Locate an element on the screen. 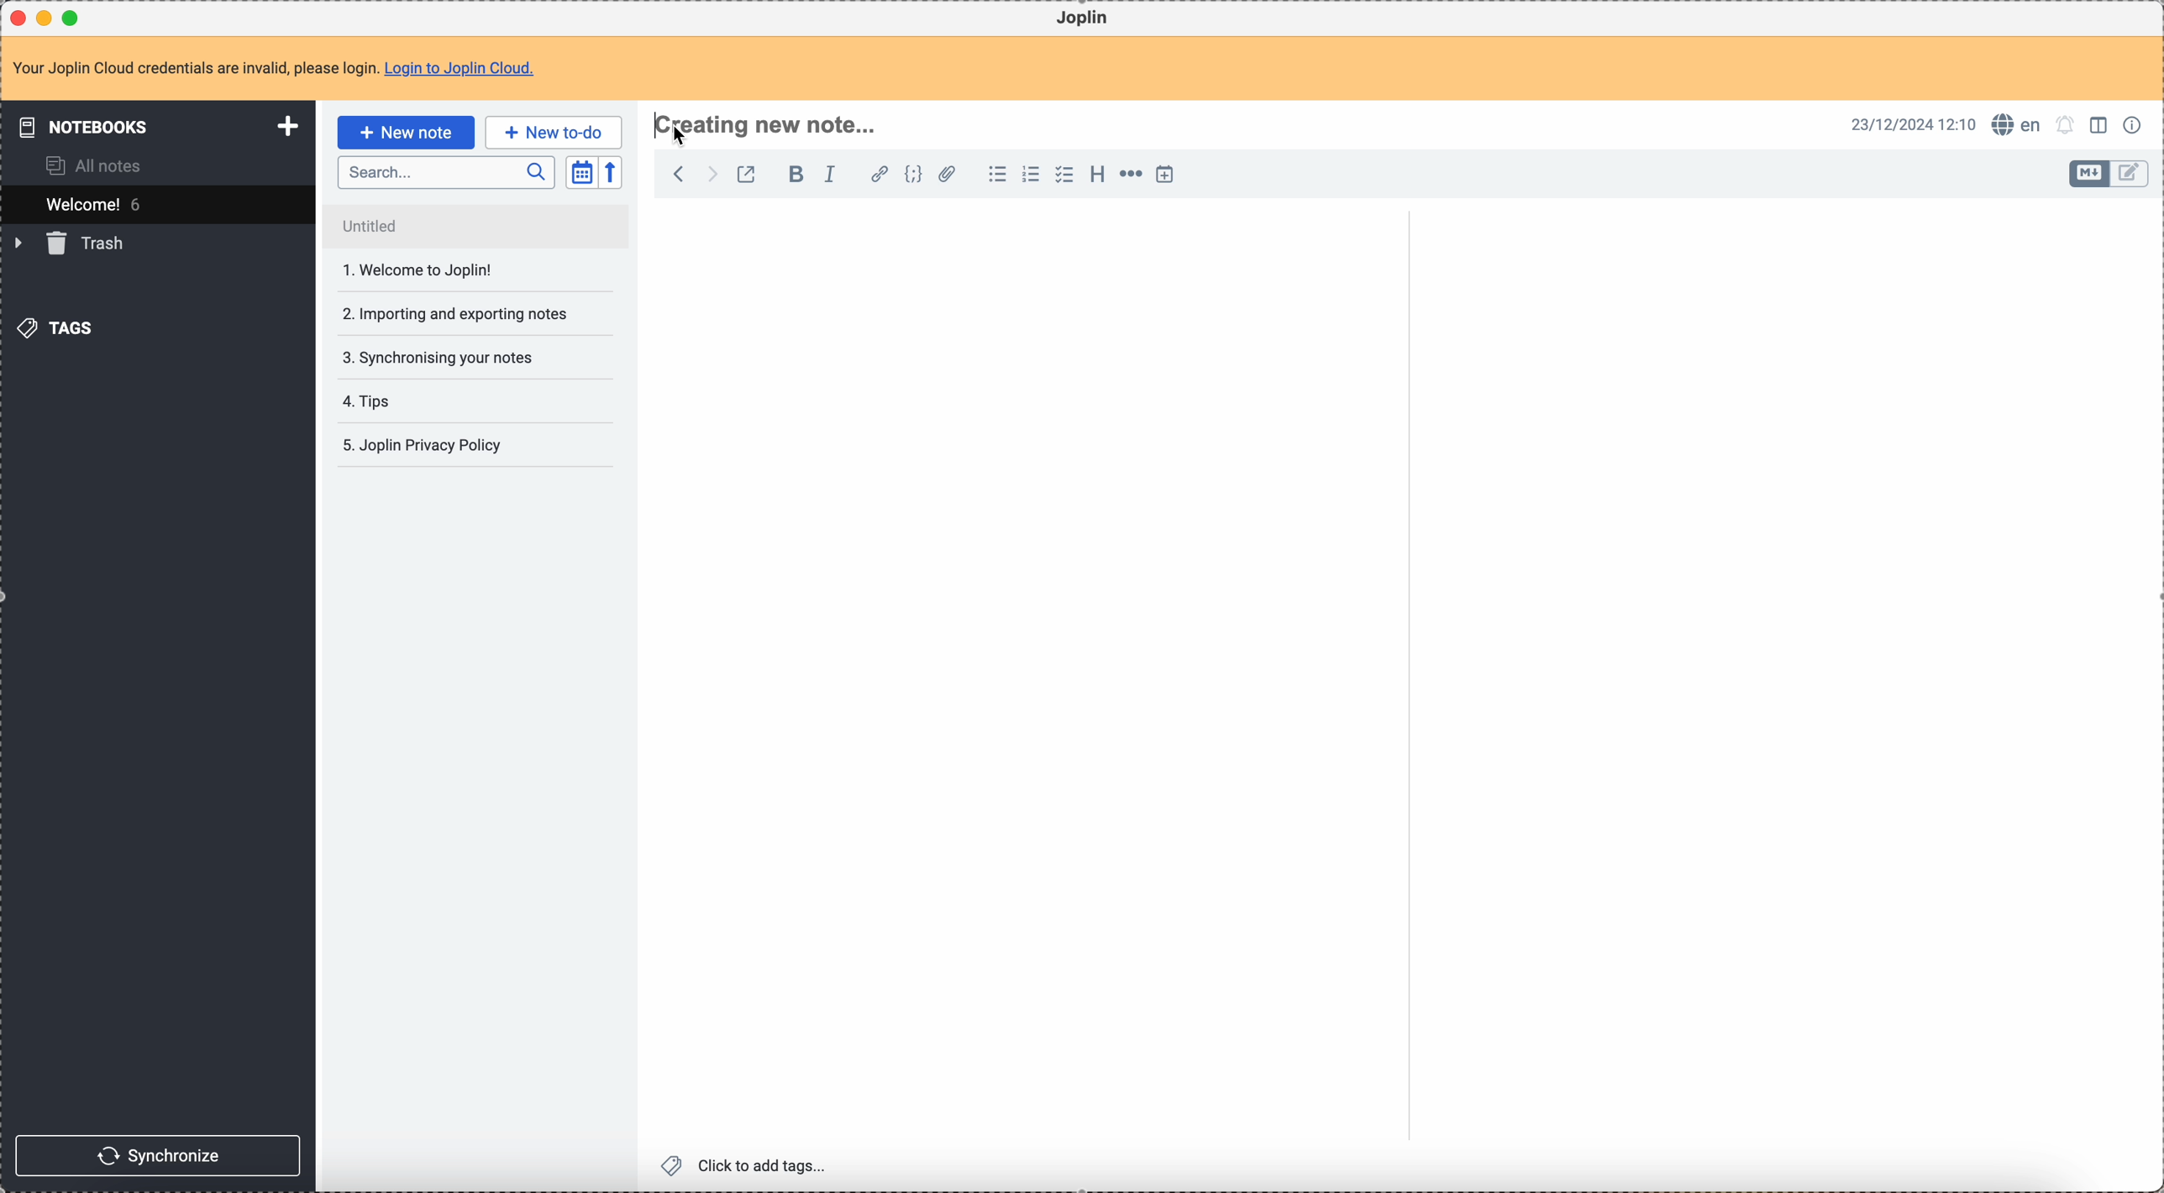 The width and height of the screenshot is (2164, 1193). insert time is located at coordinates (1164, 175).